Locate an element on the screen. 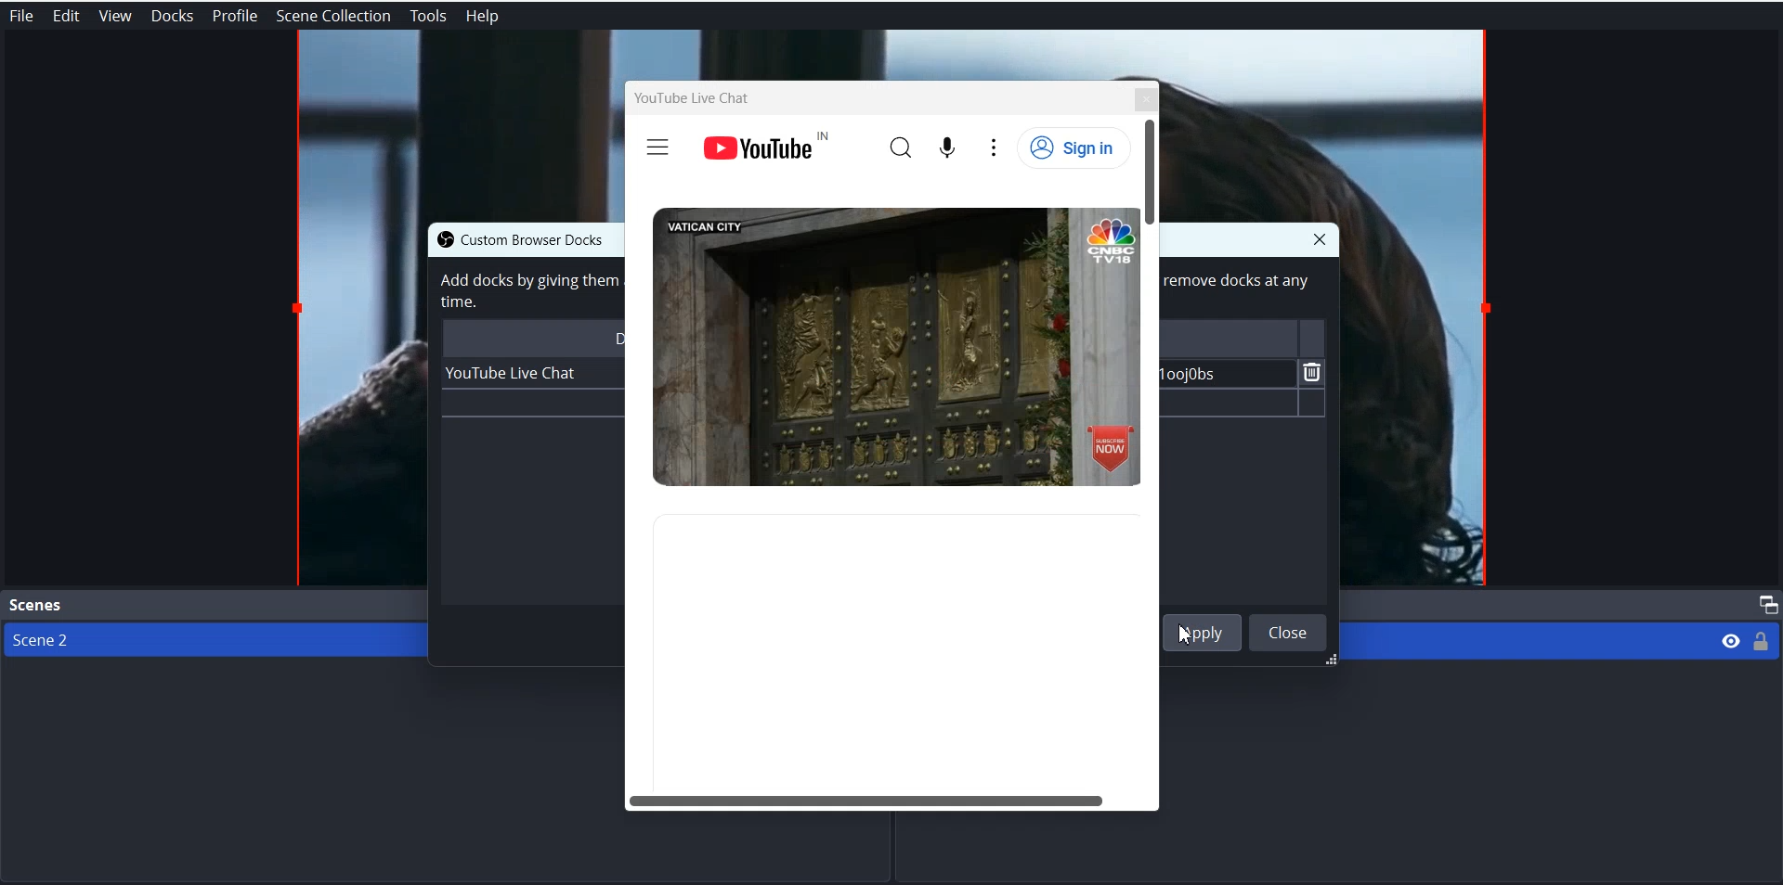  Dock Name is located at coordinates (530, 338).